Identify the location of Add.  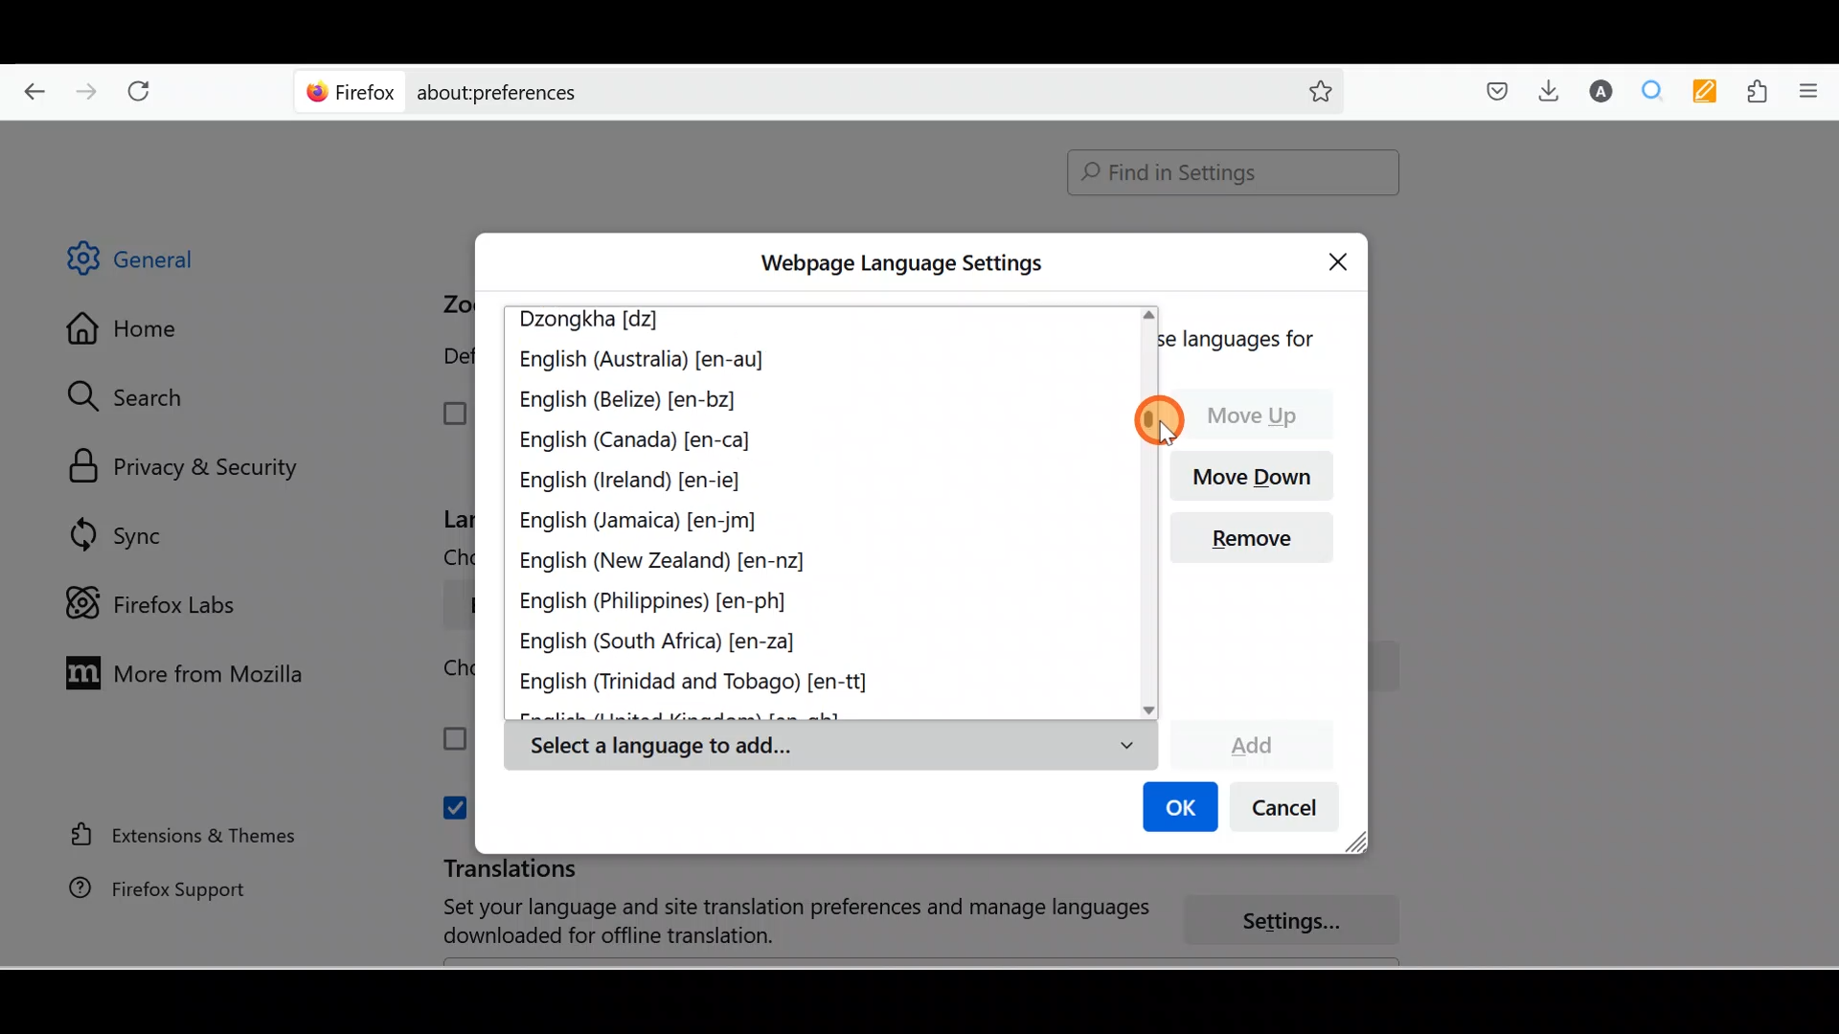
(1251, 742).